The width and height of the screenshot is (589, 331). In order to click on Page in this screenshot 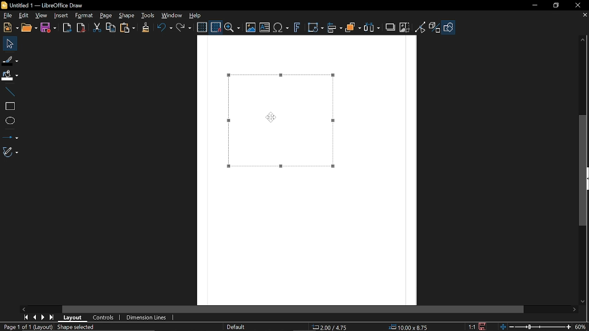, I will do `click(106, 16)`.